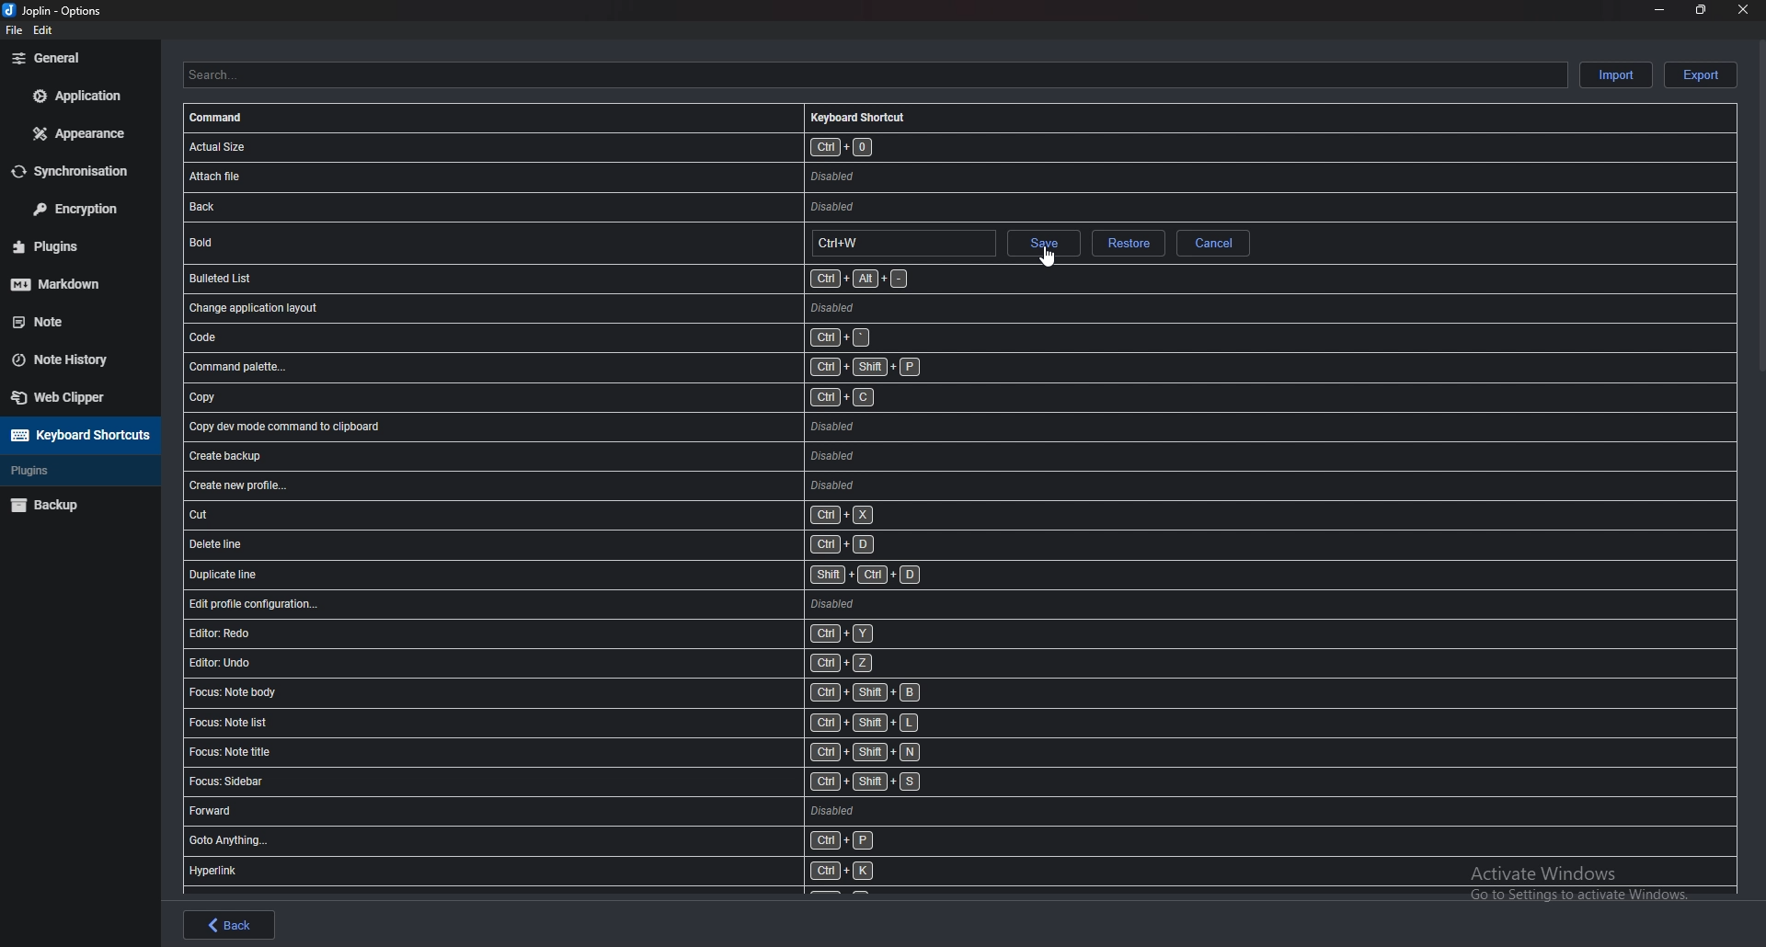 This screenshot has width=1766, height=947. I want to click on restore, so click(1130, 243).